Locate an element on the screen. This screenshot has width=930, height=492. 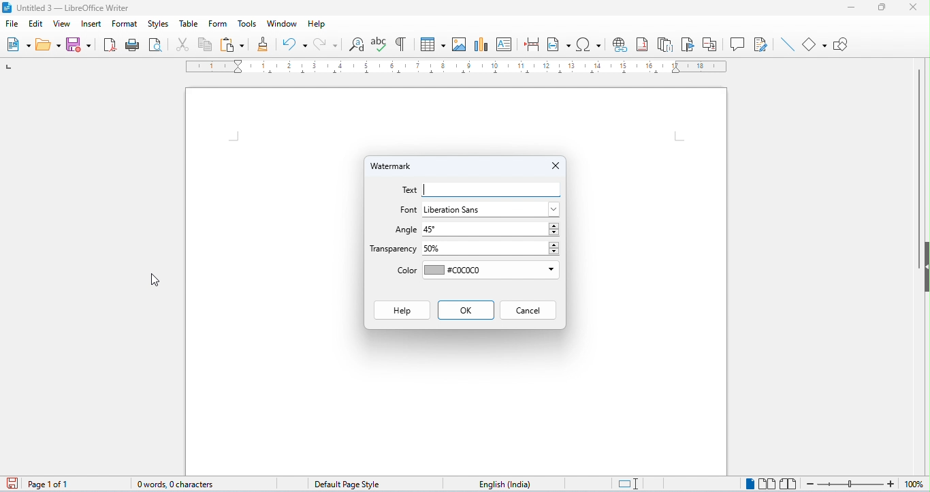
edit is located at coordinates (35, 24).